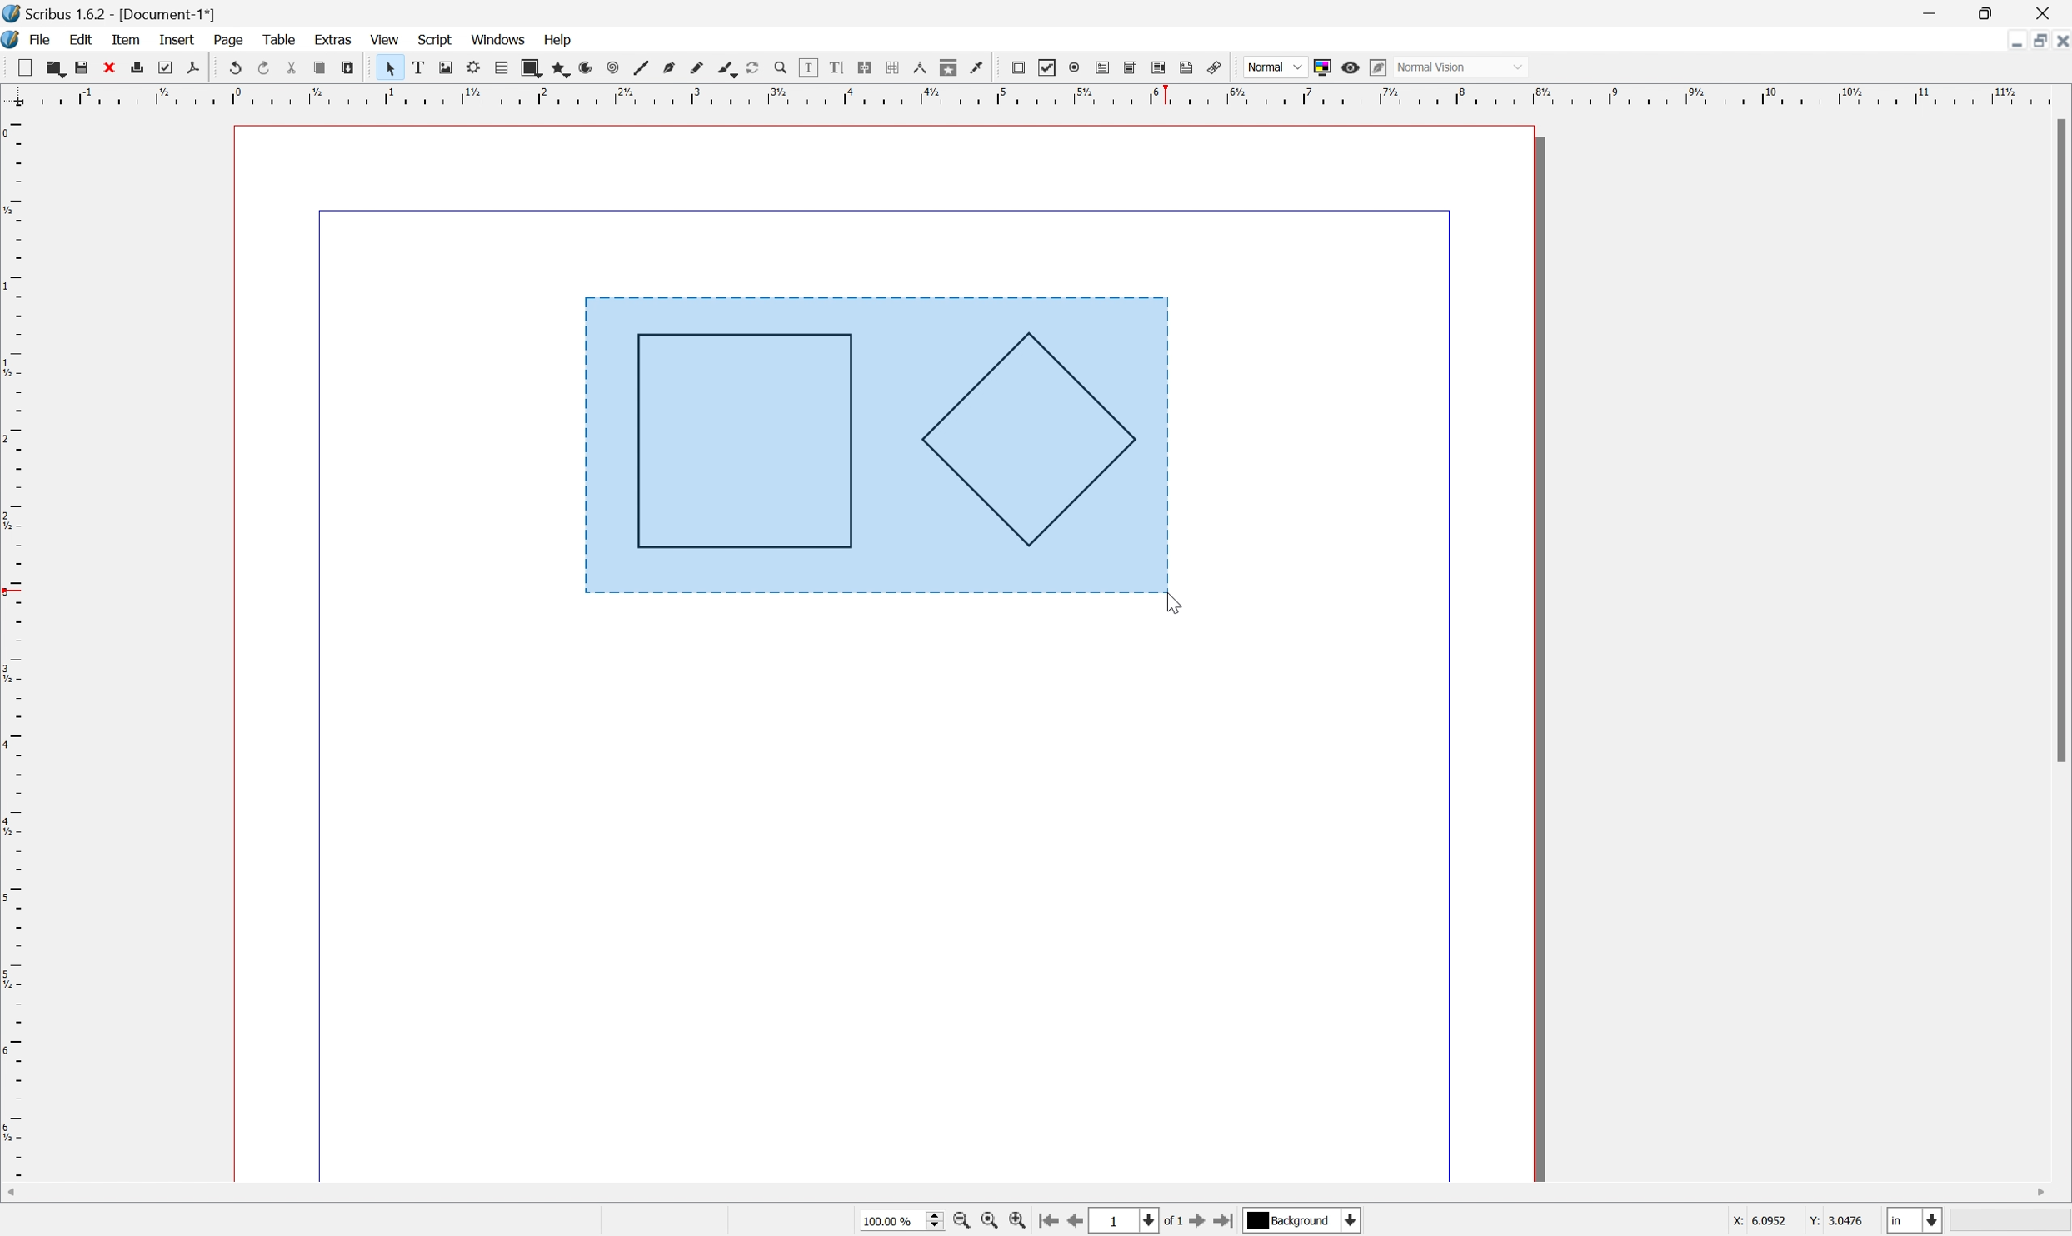 The image size is (2072, 1236). What do you see at coordinates (1185, 67) in the screenshot?
I see `Text annotation` at bounding box center [1185, 67].